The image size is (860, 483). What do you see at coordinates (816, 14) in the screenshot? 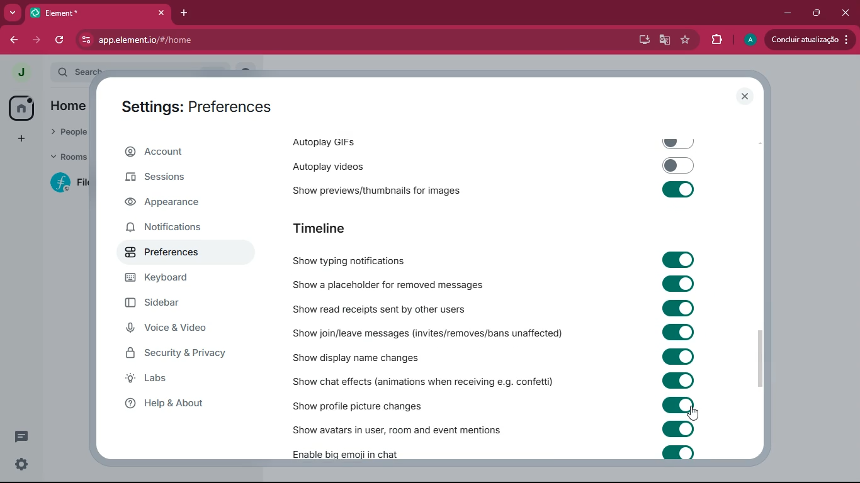
I see `restore down` at bounding box center [816, 14].